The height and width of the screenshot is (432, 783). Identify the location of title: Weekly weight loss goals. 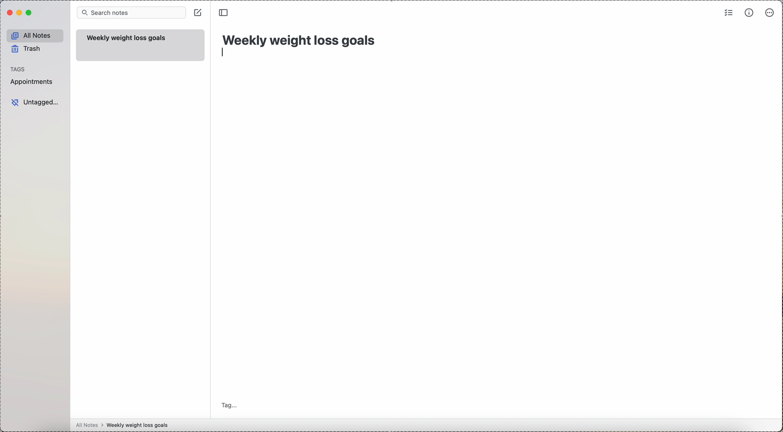
(300, 39).